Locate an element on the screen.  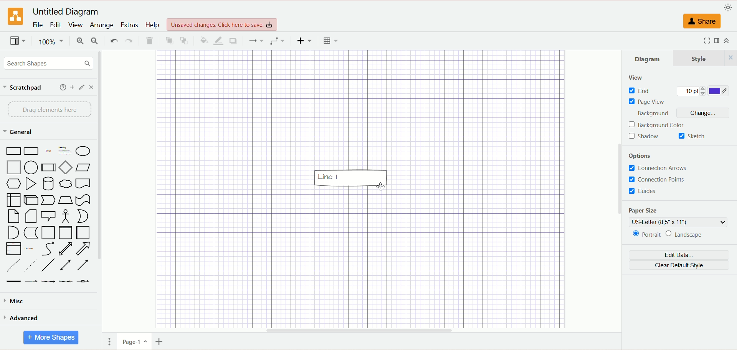
Callout is located at coordinates (49, 216).